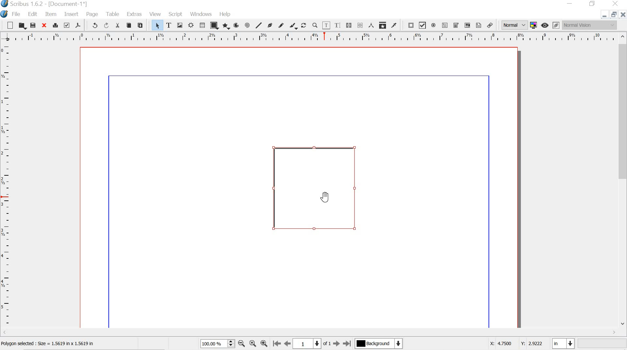  What do you see at coordinates (94, 14) in the screenshot?
I see `page` at bounding box center [94, 14].